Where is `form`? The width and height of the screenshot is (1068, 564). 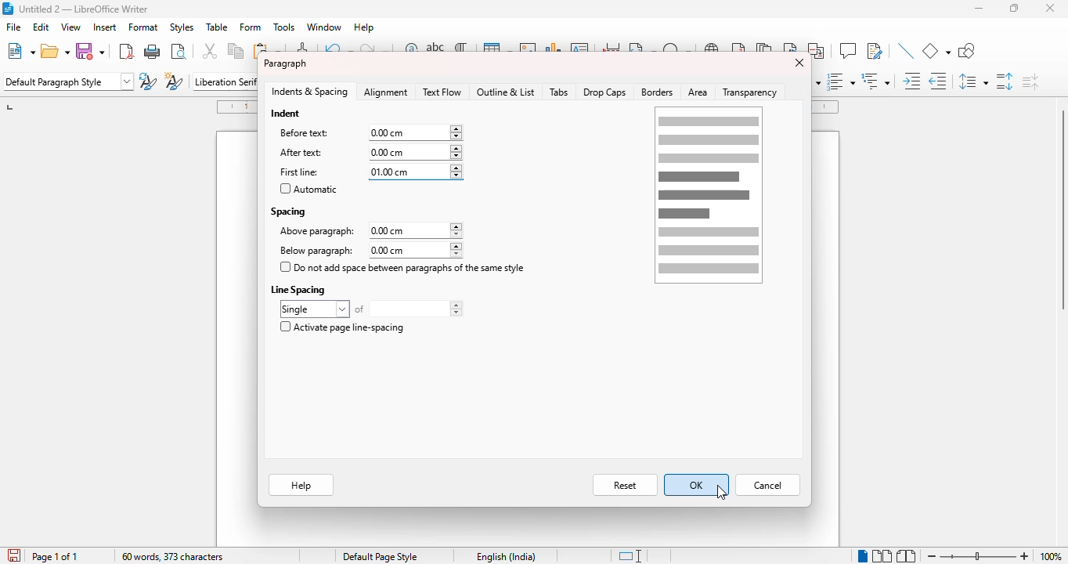 form is located at coordinates (251, 27).